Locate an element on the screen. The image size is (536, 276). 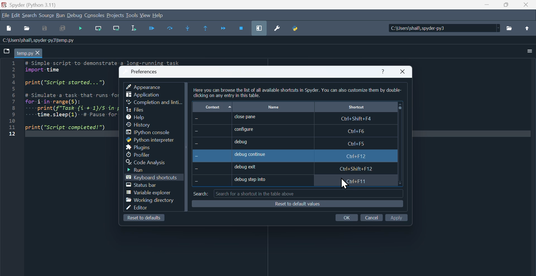
close is located at coordinates (526, 6).